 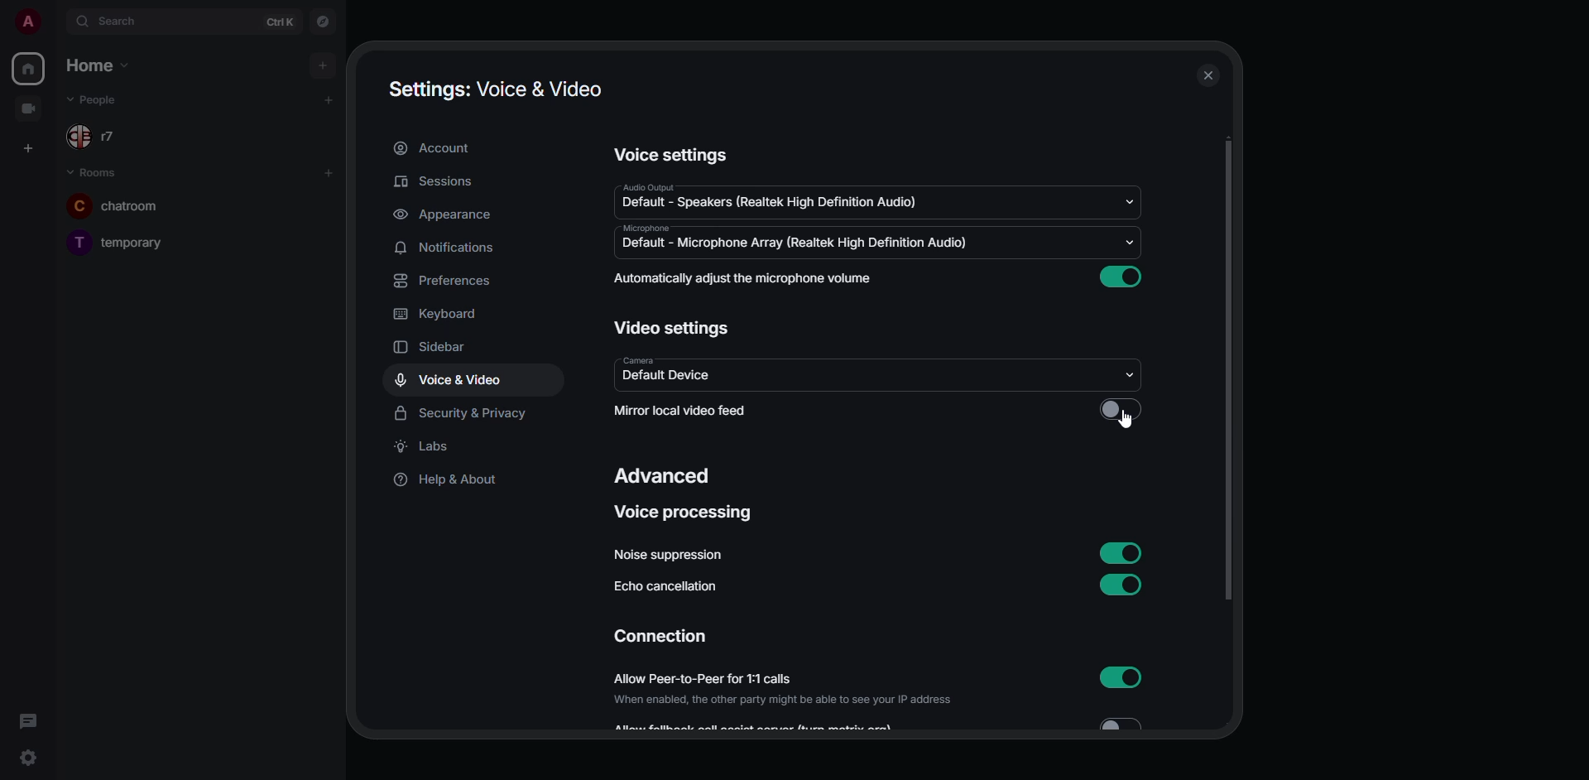 What do you see at coordinates (443, 283) in the screenshot?
I see `preferences` at bounding box center [443, 283].